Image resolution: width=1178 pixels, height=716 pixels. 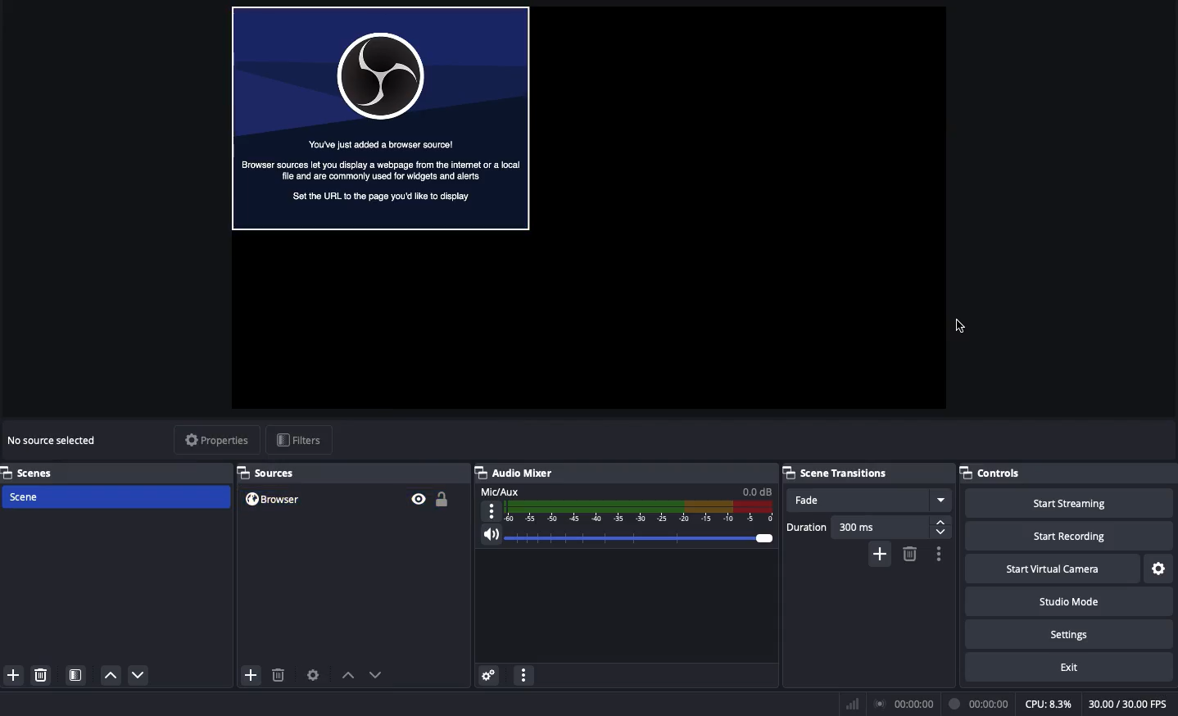 I want to click on Broadcast, so click(x=902, y=704).